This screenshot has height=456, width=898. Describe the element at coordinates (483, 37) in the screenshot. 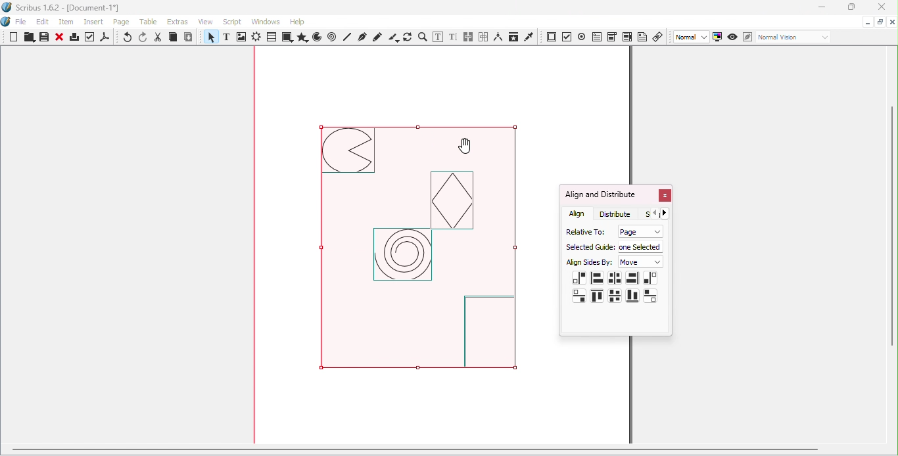

I see `Unlink text frames` at that location.